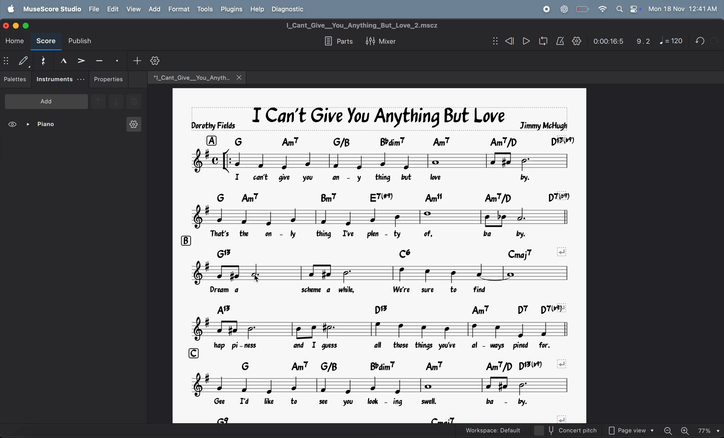 This screenshot has width=724, height=438. What do you see at coordinates (687, 430) in the screenshot?
I see `zoom in` at bounding box center [687, 430].